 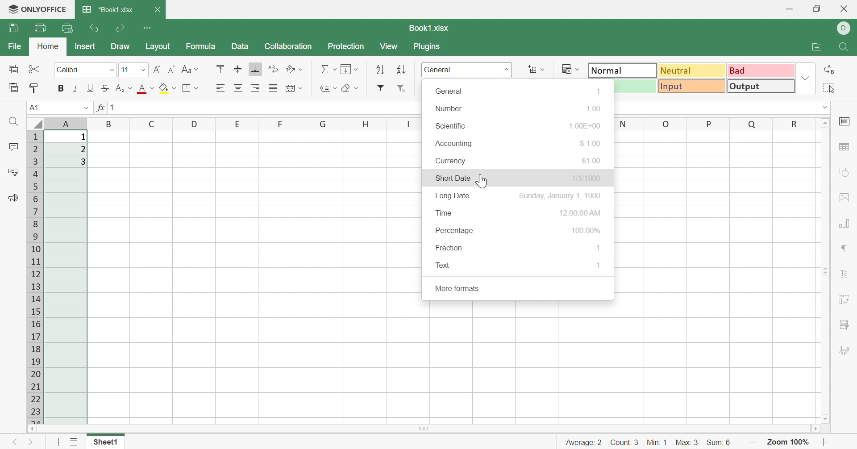 What do you see at coordinates (190, 69) in the screenshot?
I see `Change case` at bounding box center [190, 69].